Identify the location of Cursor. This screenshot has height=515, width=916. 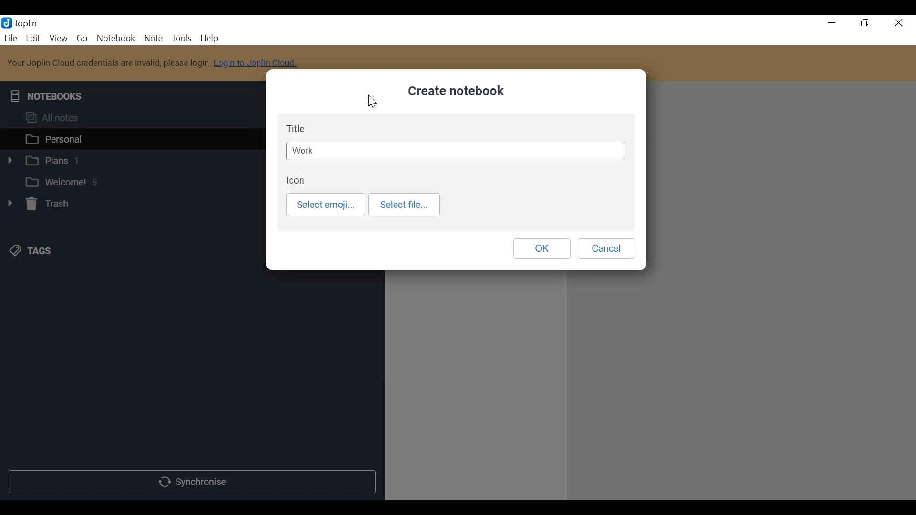
(373, 102).